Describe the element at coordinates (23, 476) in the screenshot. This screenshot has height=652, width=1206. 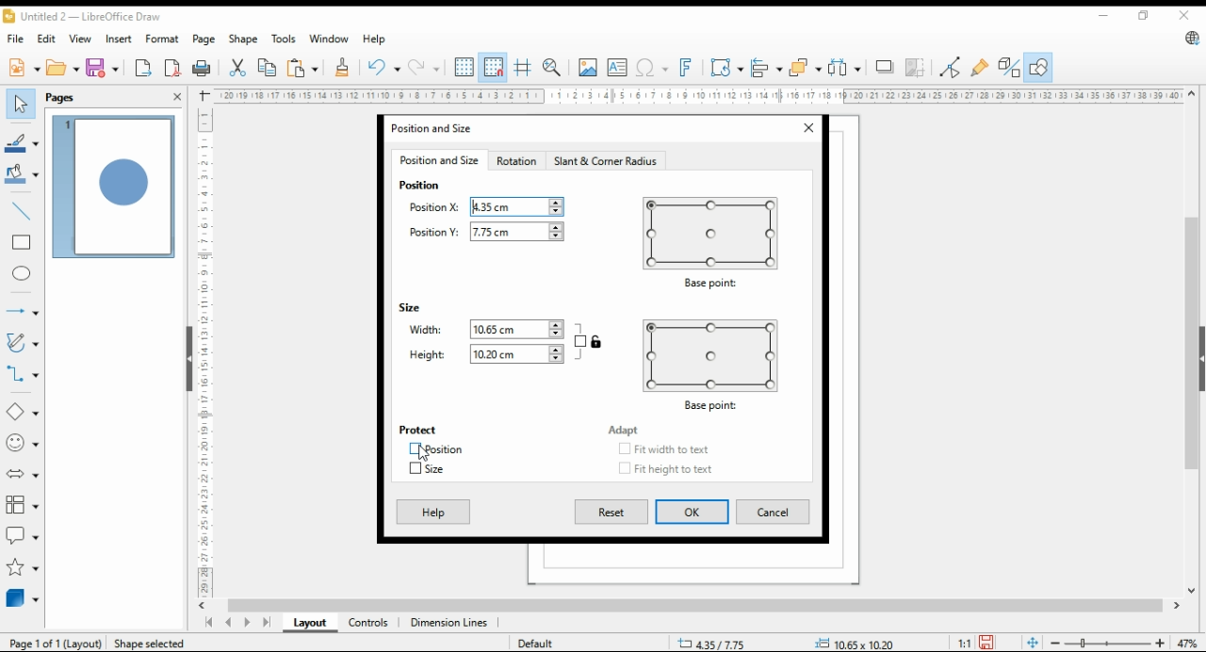
I see `block arrow` at that location.